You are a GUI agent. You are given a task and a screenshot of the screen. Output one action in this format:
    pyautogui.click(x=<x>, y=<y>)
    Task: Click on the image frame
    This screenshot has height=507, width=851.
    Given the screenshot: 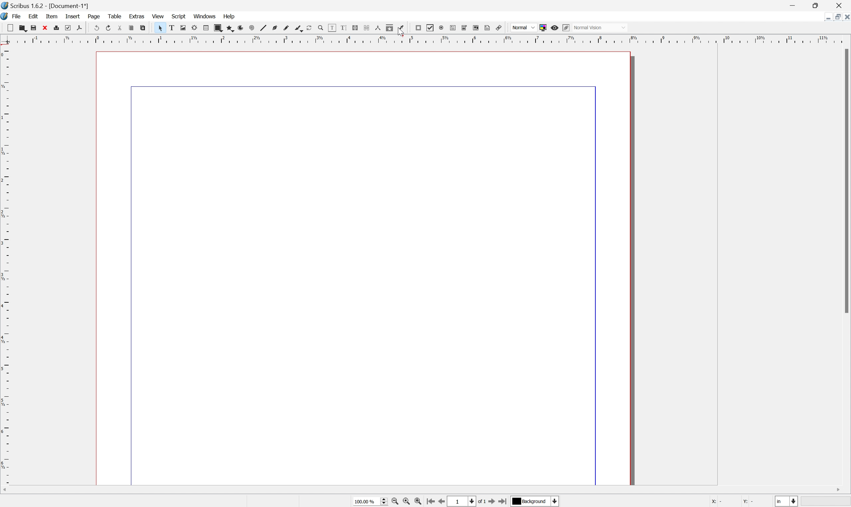 What is the action you would take?
    pyautogui.click(x=184, y=28)
    